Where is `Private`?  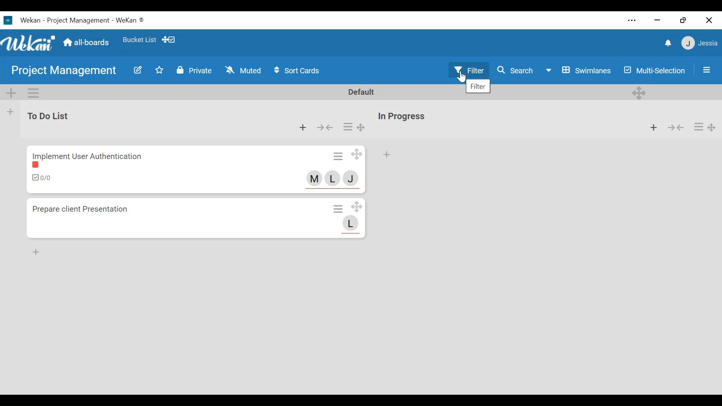 Private is located at coordinates (195, 70).